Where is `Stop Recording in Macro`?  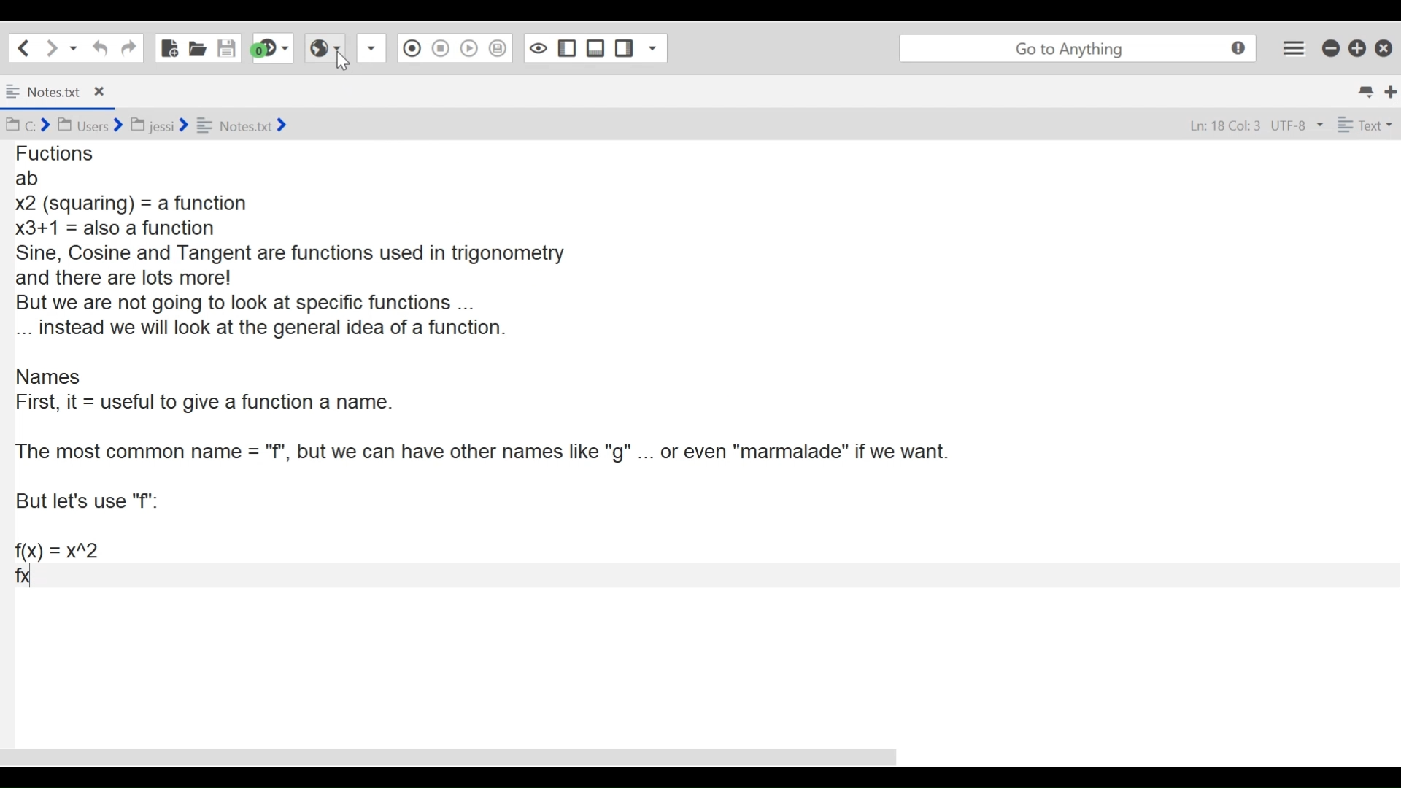
Stop Recording in Macro is located at coordinates (441, 48).